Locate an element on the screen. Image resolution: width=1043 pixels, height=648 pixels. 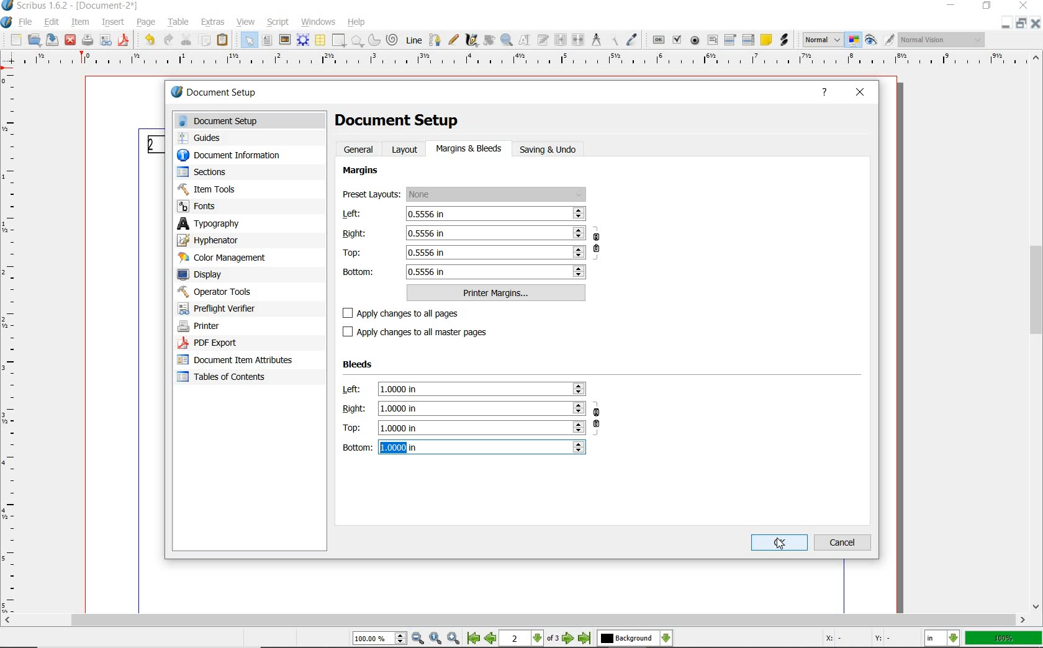
printer is located at coordinates (201, 326).